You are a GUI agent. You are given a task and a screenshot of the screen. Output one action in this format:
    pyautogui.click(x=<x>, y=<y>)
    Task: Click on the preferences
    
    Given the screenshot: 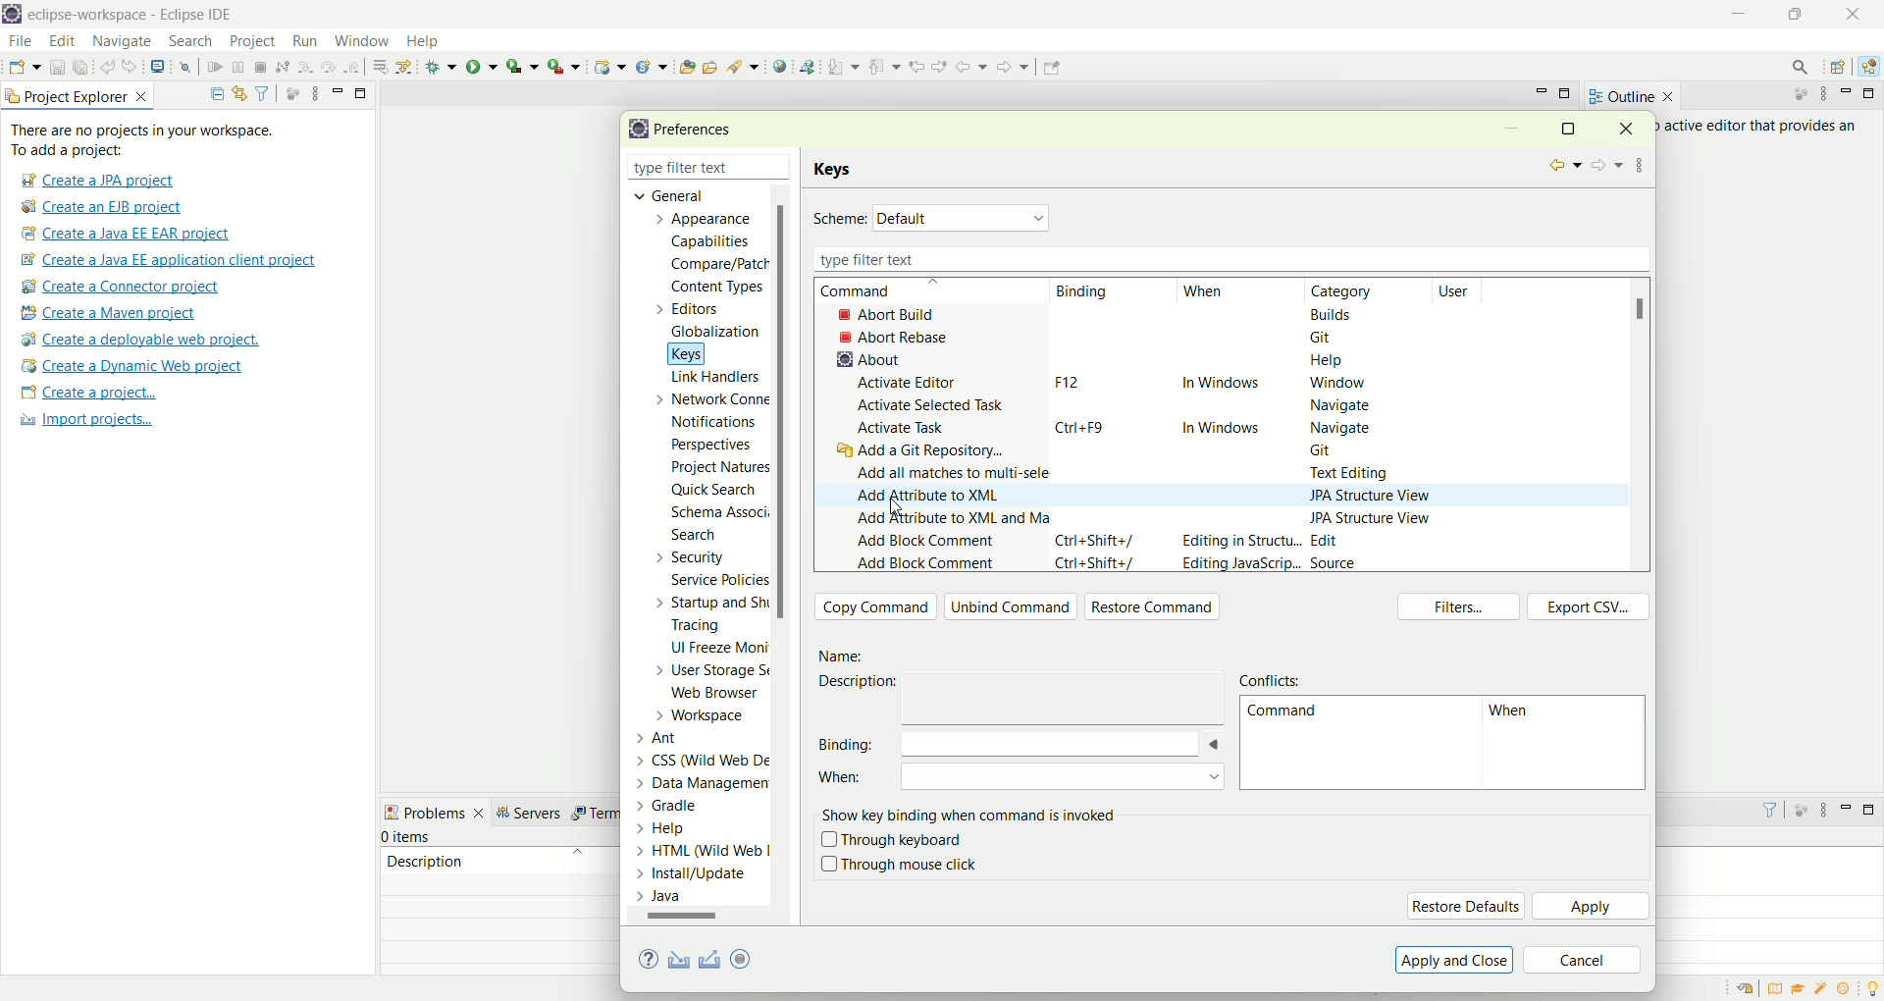 What is the action you would take?
    pyautogui.click(x=700, y=131)
    